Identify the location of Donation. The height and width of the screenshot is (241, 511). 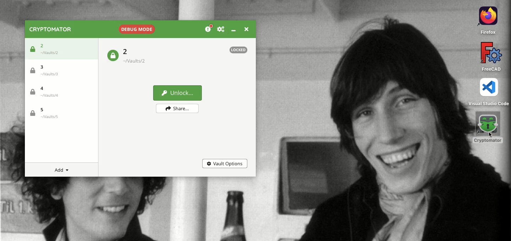
(208, 29).